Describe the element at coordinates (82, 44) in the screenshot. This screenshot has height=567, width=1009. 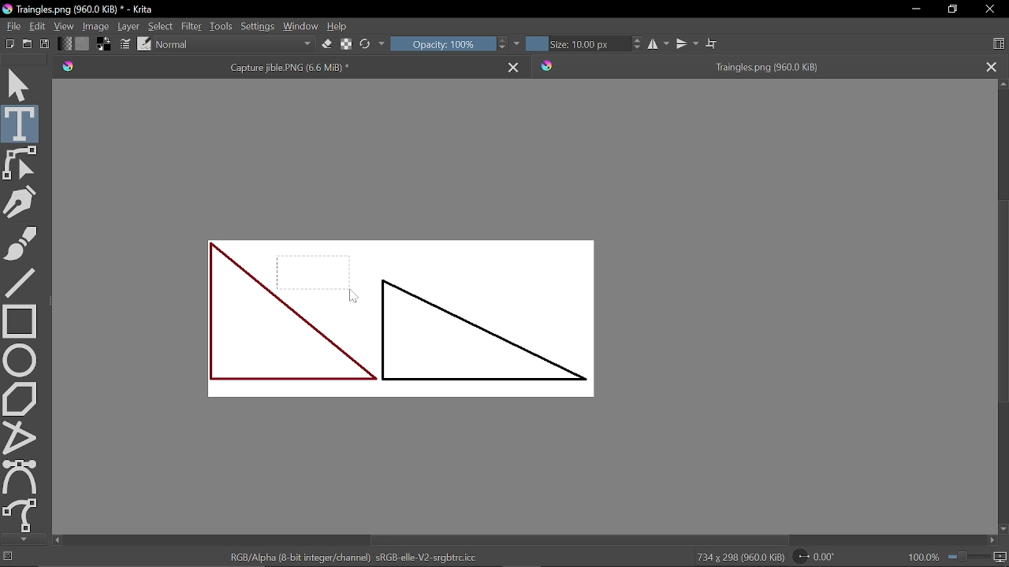
I see `Fill pattern` at that location.